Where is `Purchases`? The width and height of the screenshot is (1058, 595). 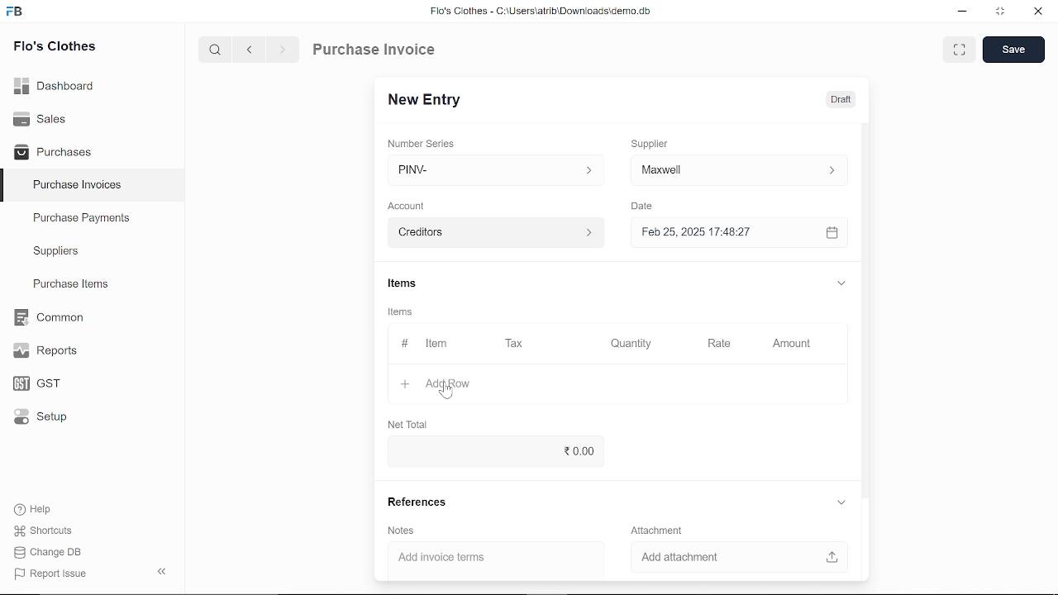 Purchases is located at coordinates (53, 150).